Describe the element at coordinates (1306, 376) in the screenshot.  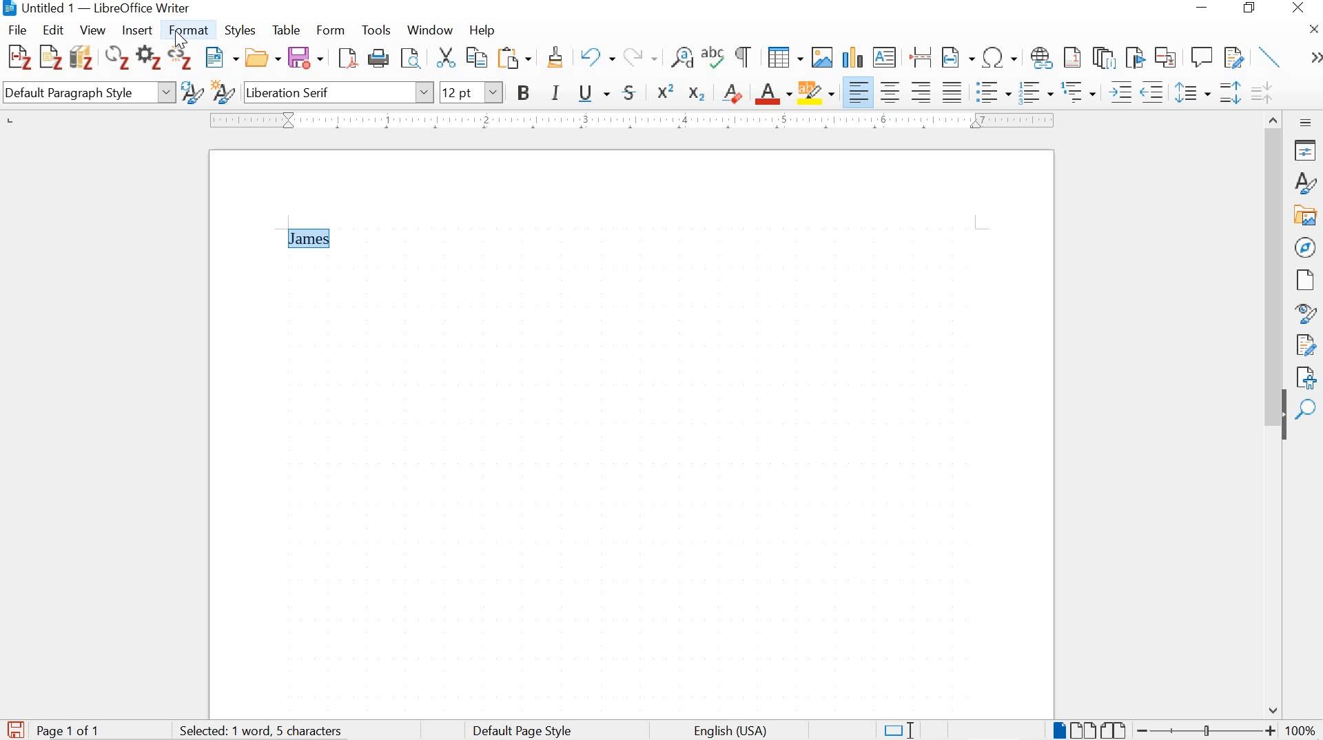
I see `accessibility check` at that location.